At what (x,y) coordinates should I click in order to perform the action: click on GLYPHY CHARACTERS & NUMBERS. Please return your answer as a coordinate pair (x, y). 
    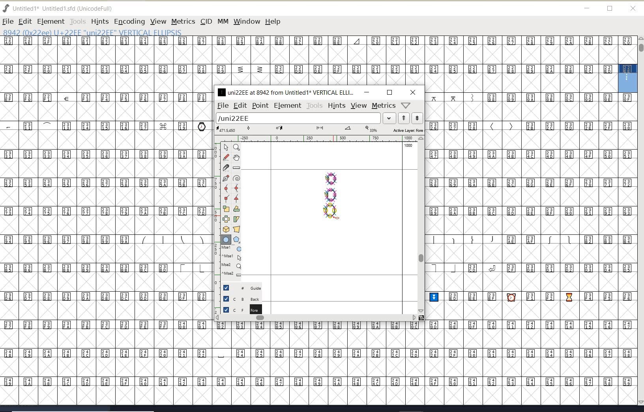
    Looking at the image, I should click on (213, 363).